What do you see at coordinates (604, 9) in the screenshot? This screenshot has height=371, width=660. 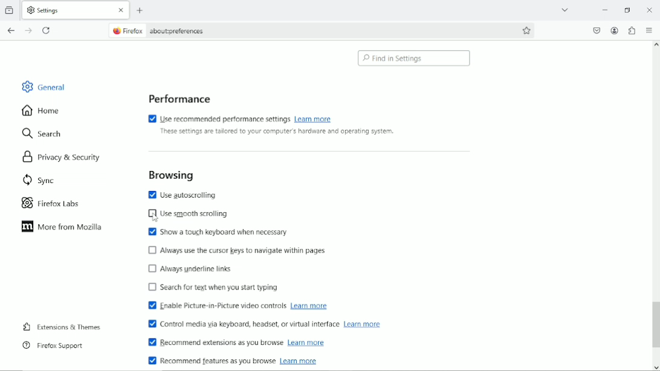 I see `minimize` at bounding box center [604, 9].